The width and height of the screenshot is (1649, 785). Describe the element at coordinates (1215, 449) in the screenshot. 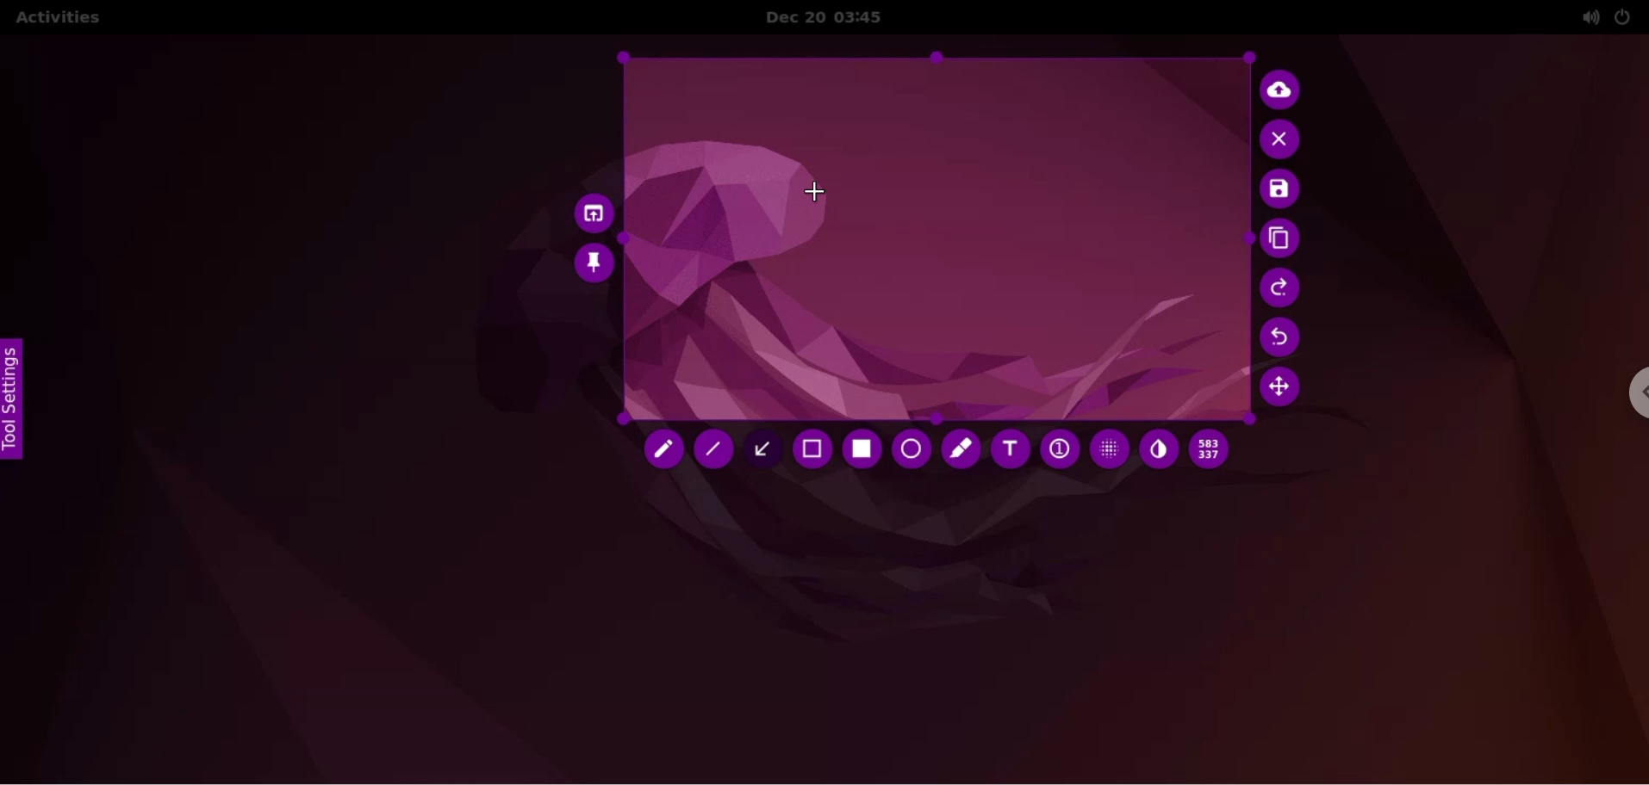

I see `x and y coordinates value` at that location.